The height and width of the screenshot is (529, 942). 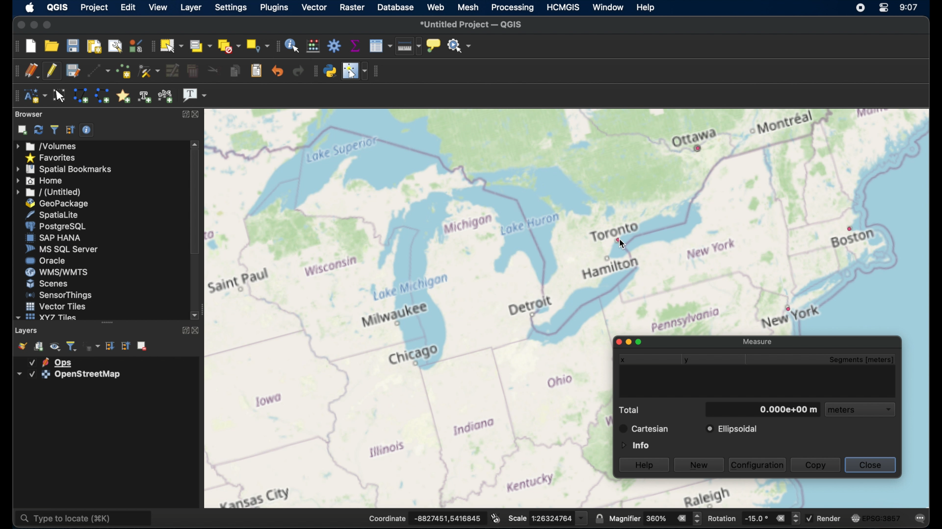 What do you see at coordinates (115, 45) in the screenshot?
I see `show layout manager` at bounding box center [115, 45].